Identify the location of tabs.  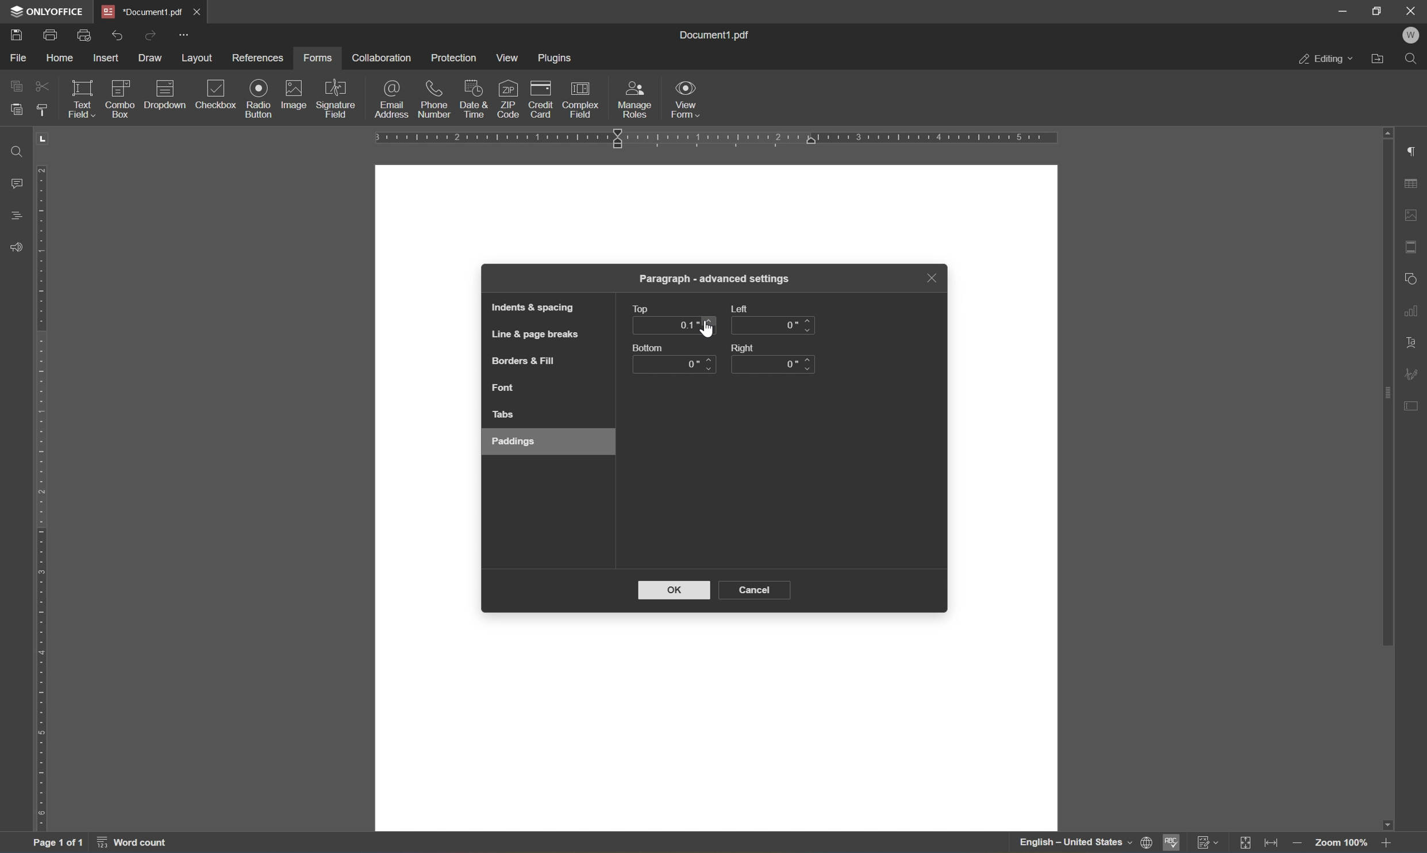
(505, 415).